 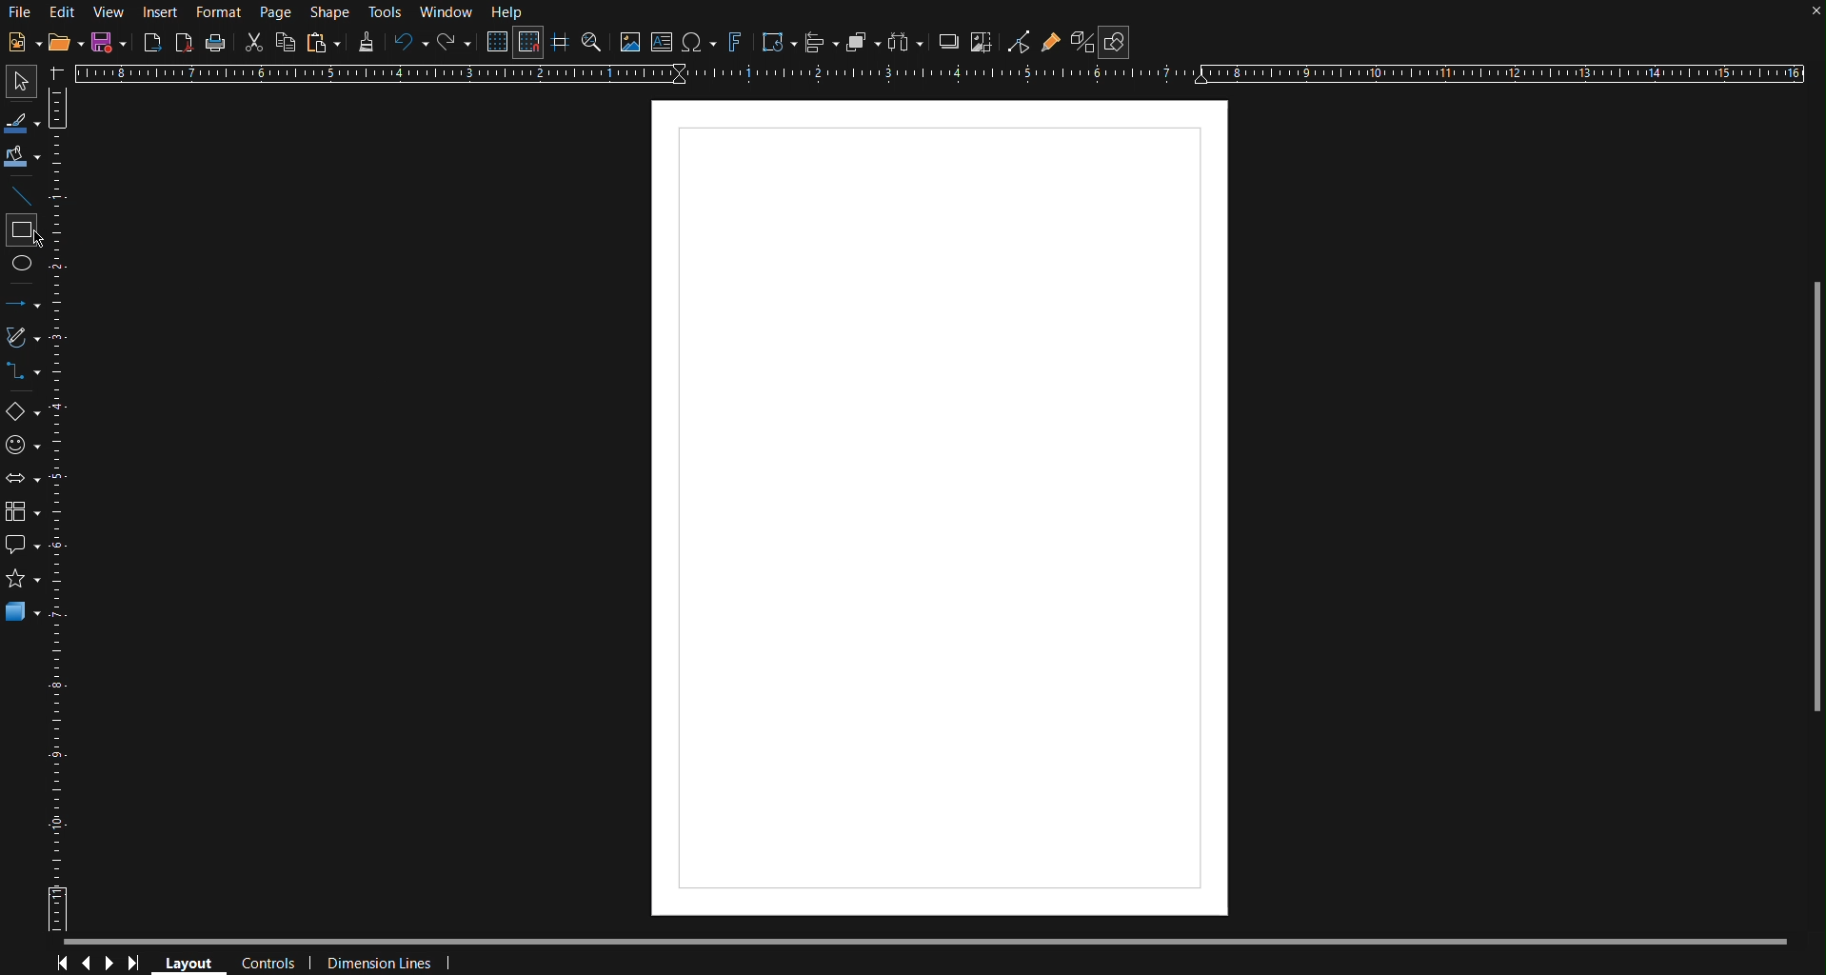 What do you see at coordinates (152, 43) in the screenshot?
I see `Export` at bounding box center [152, 43].